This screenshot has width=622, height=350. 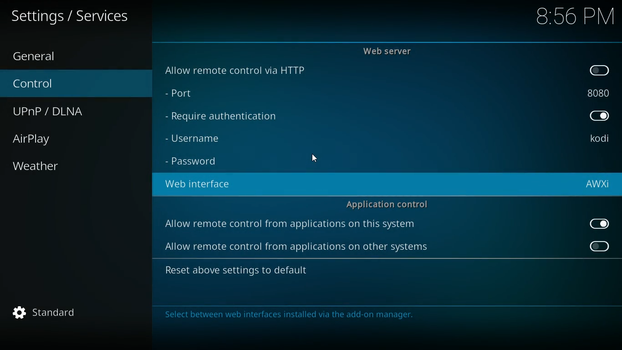 I want to click on on, so click(x=599, y=117).